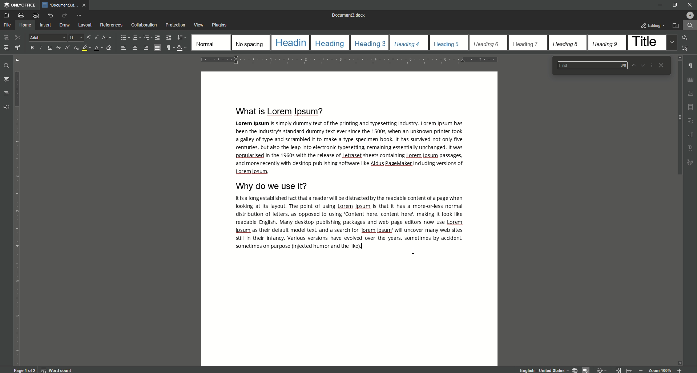 The width and height of the screenshot is (697, 373). I want to click on Home, so click(26, 25).